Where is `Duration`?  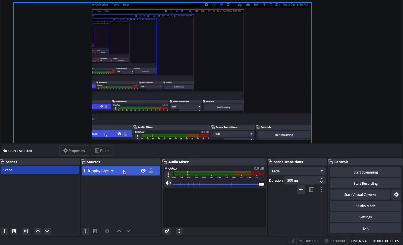 Duration is located at coordinates (297, 181).